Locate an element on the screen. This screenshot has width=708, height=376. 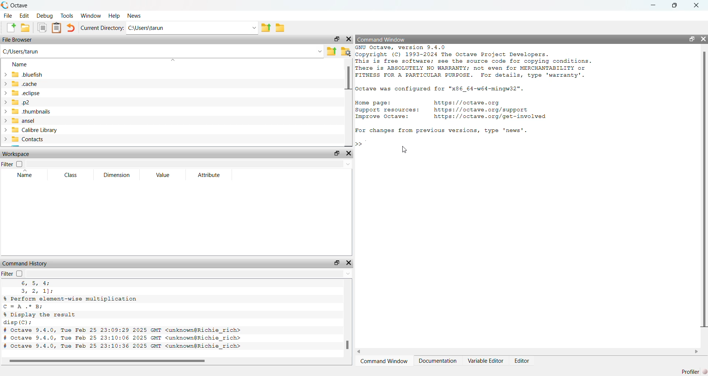
Octave is located at coordinates (15, 6).